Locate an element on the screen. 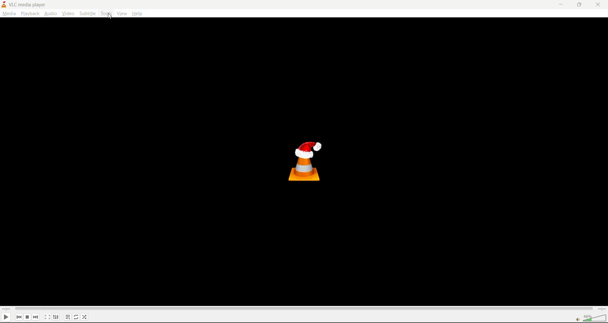 The height and width of the screenshot is (323, 608). settings is located at coordinates (55, 317).